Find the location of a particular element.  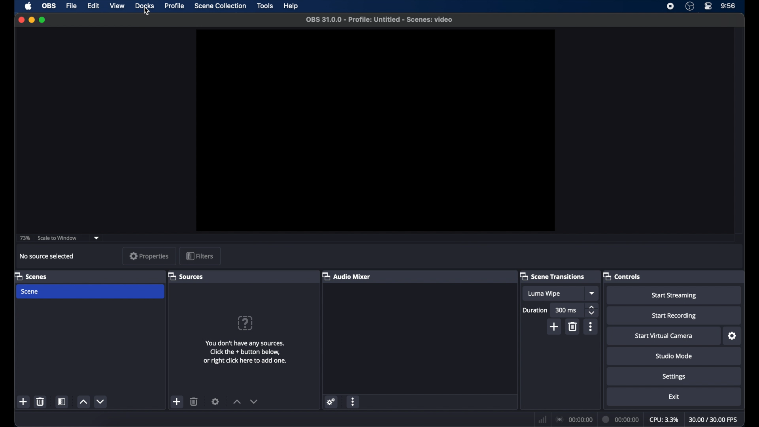

delete is located at coordinates (40, 401).